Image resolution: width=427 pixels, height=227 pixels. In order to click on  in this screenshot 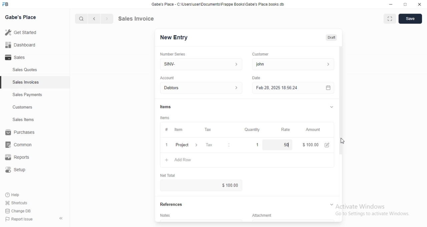, I will do `click(166, 107)`.